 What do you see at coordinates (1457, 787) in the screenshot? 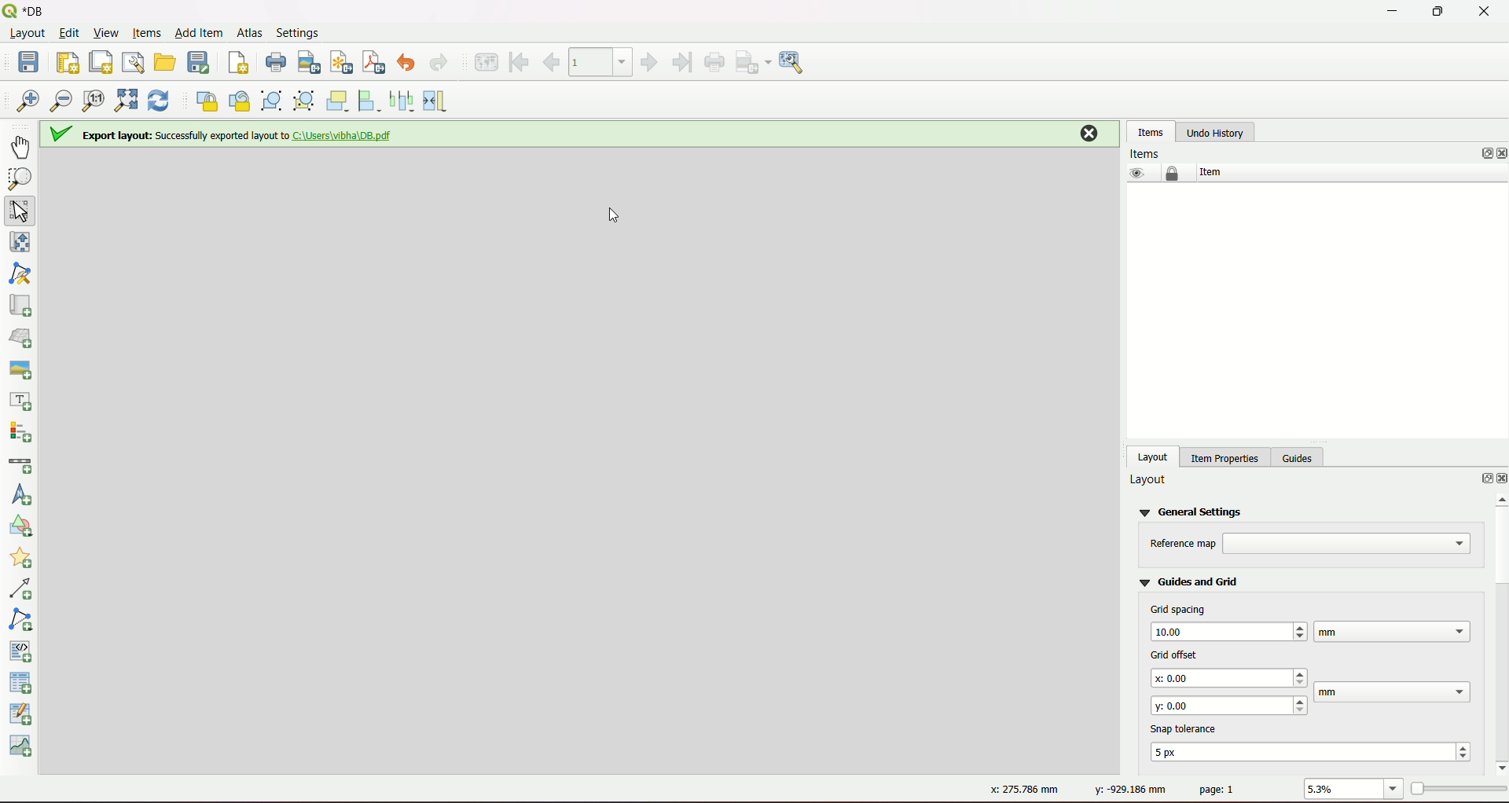
I see `zoom slider` at bounding box center [1457, 787].